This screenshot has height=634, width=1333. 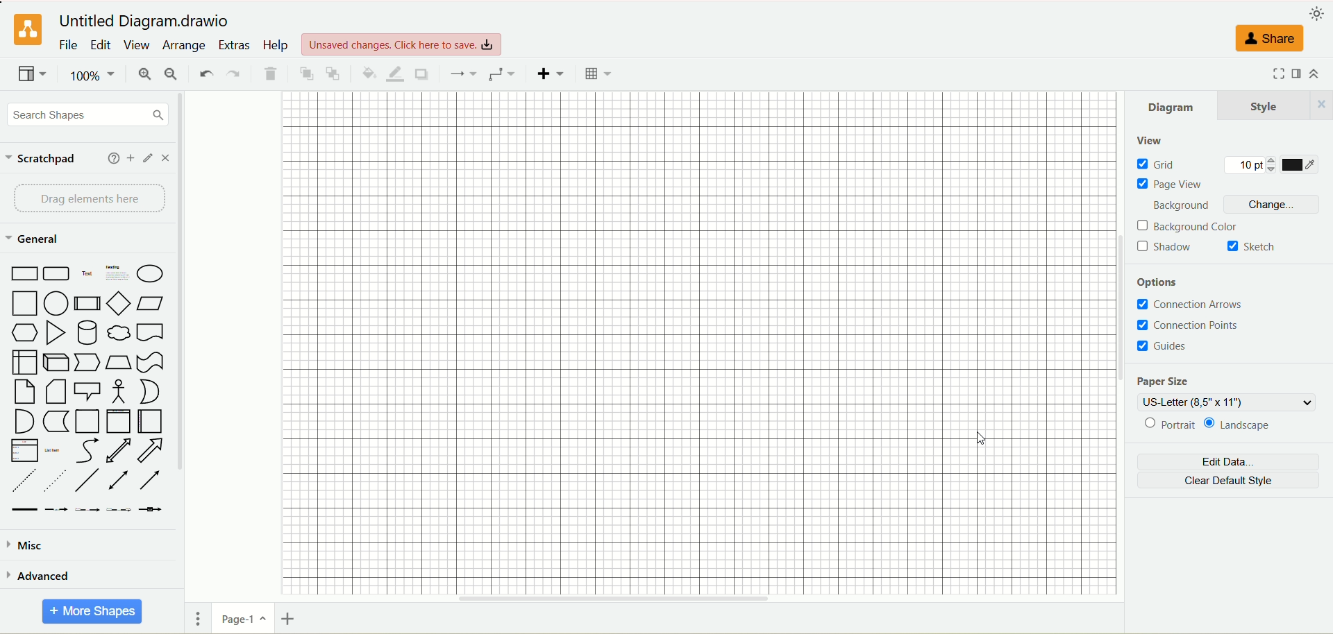 What do you see at coordinates (463, 74) in the screenshot?
I see `connection` at bounding box center [463, 74].